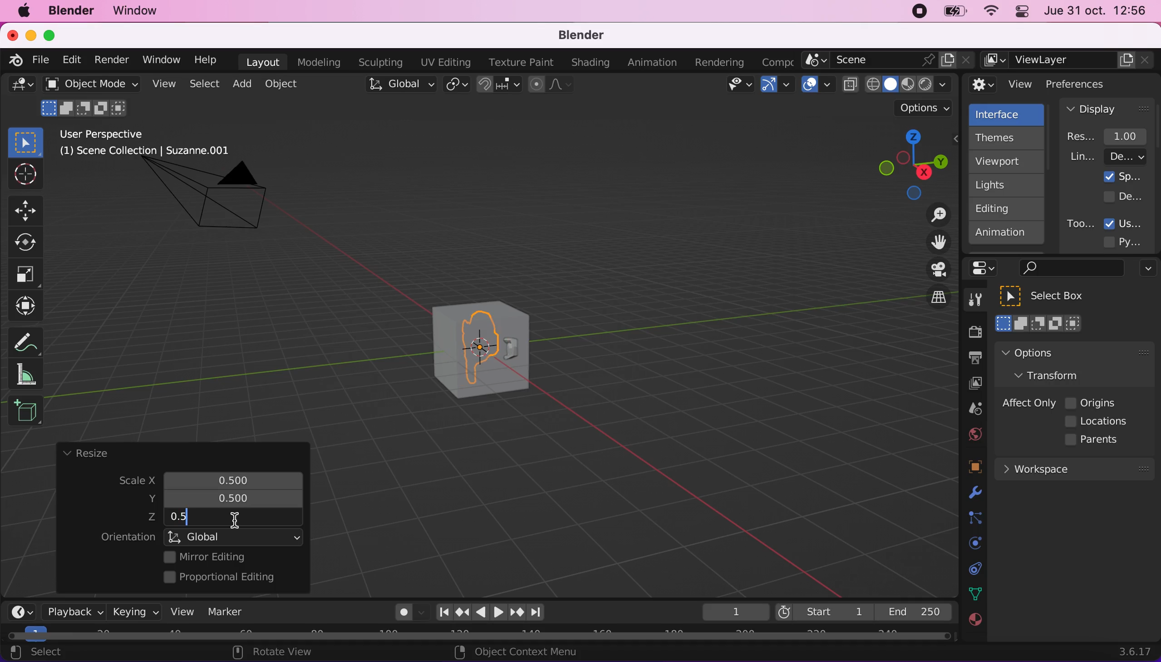 This screenshot has height=662, width=1161. What do you see at coordinates (971, 409) in the screenshot?
I see `scene` at bounding box center [971, 409].